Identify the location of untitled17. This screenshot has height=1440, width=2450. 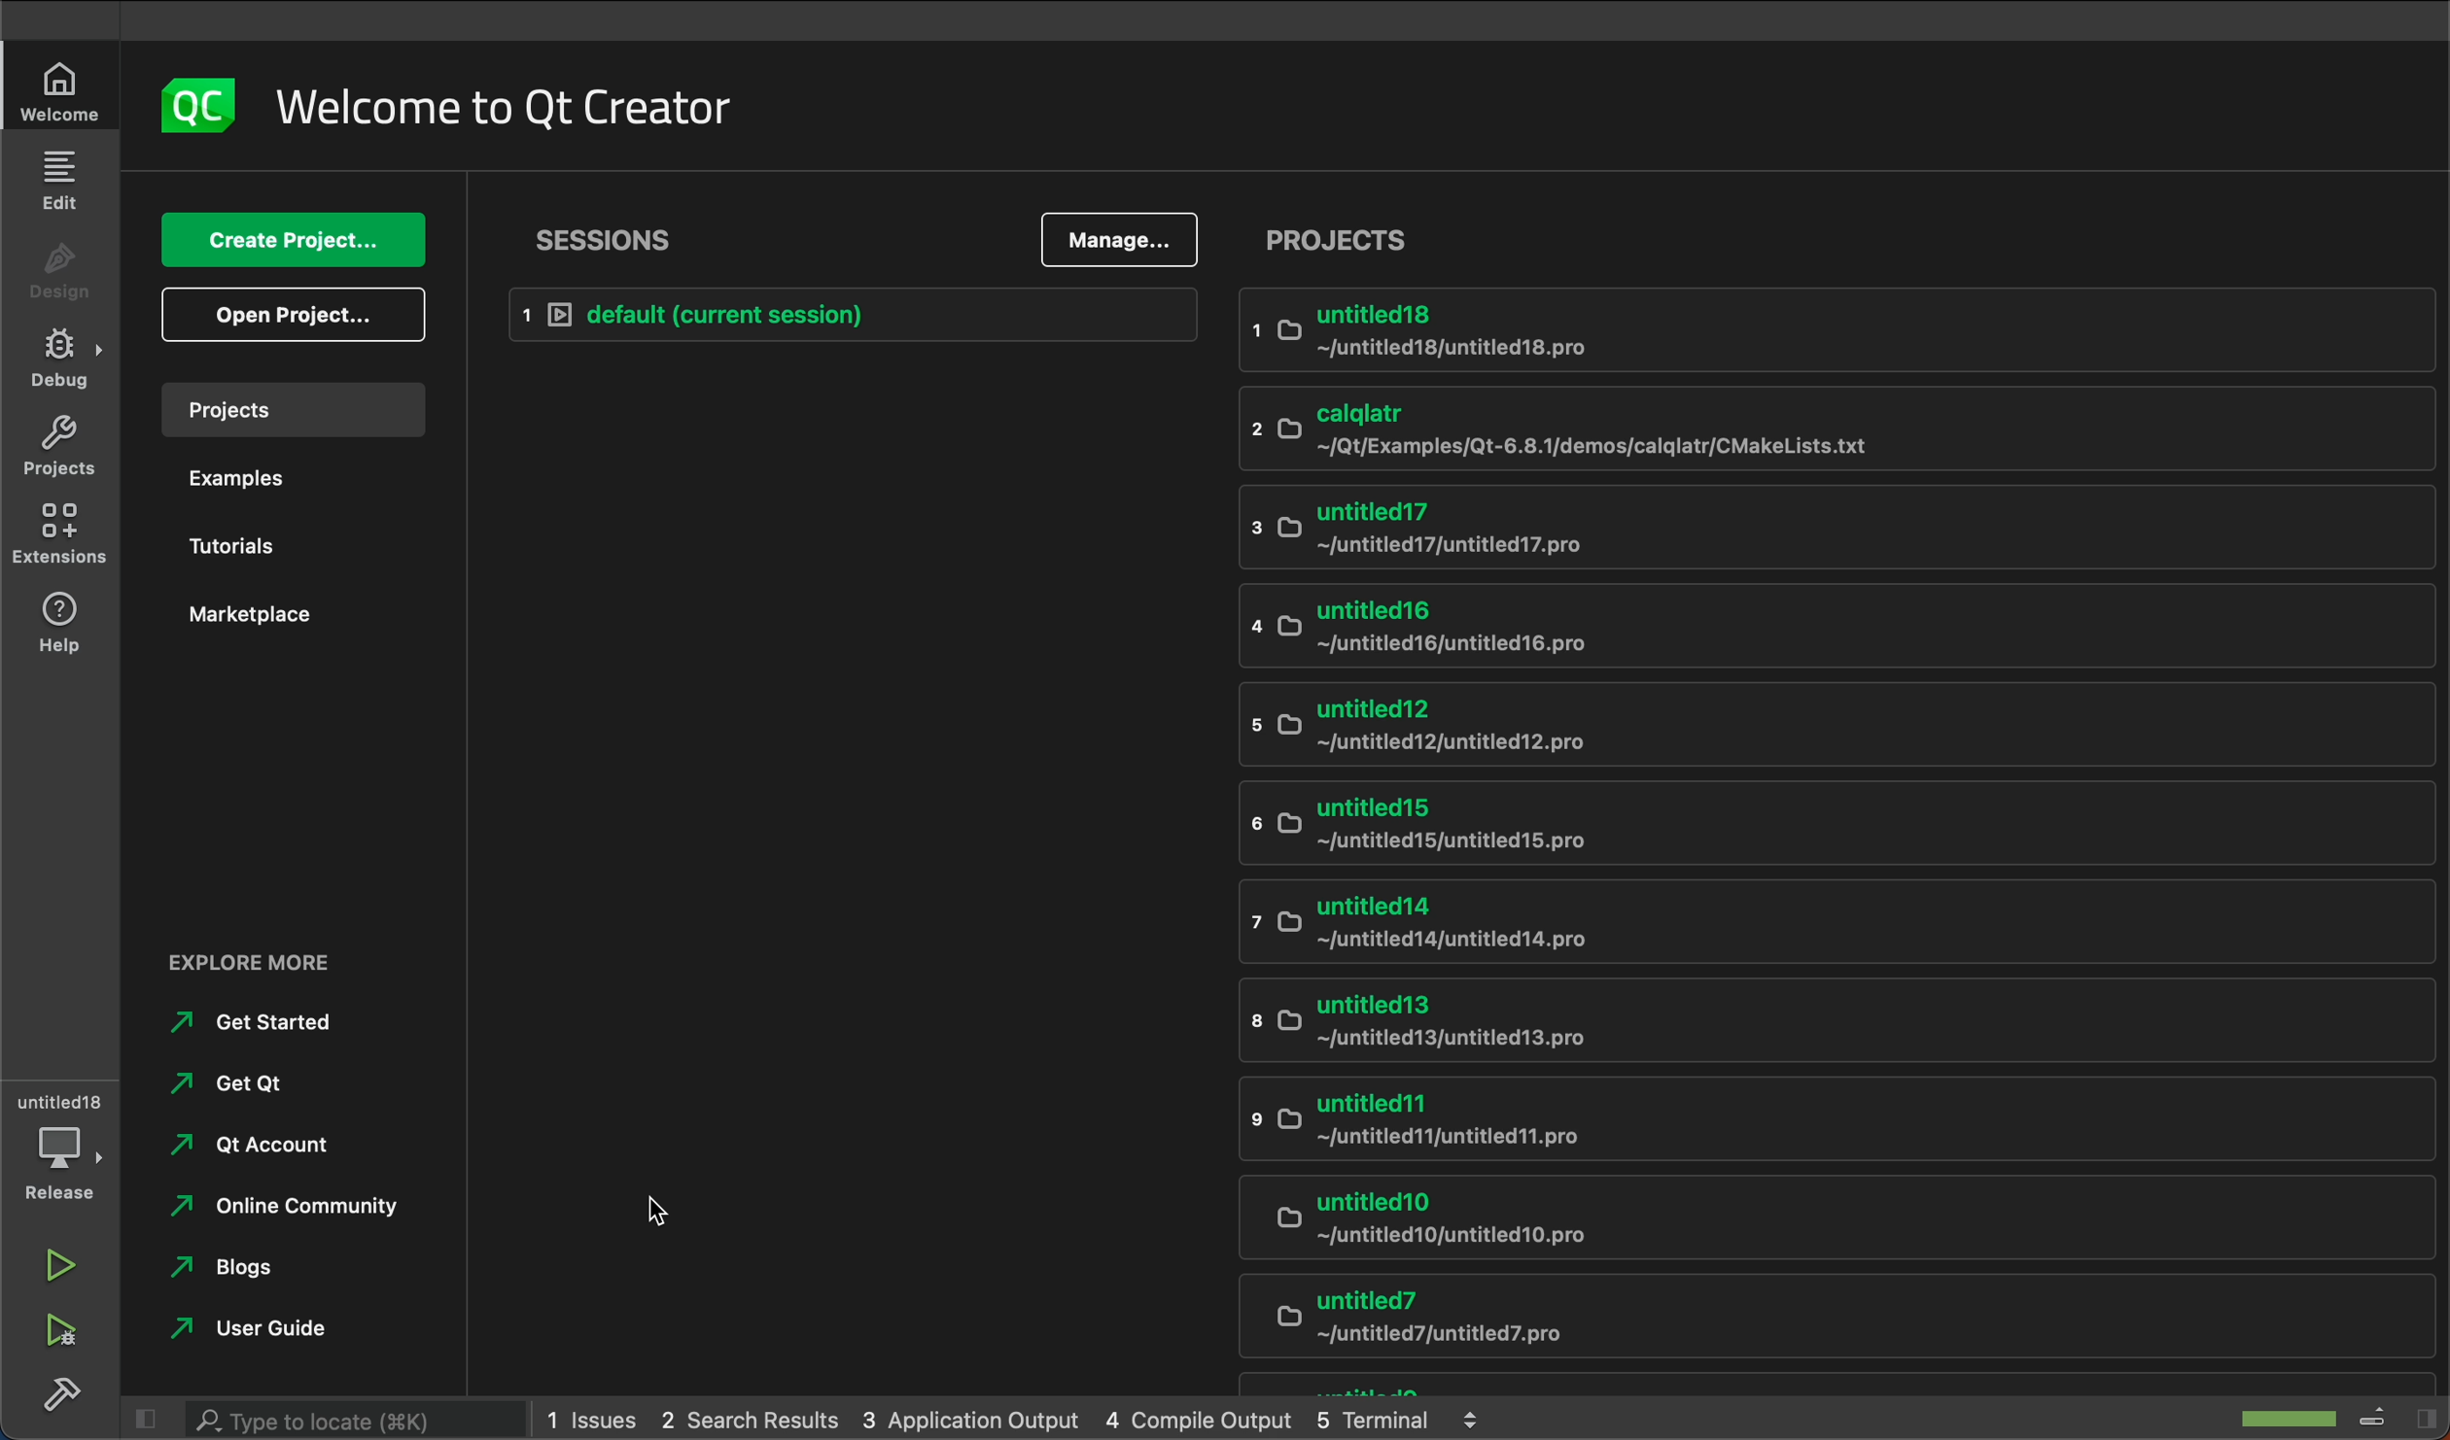
(1691, 531).